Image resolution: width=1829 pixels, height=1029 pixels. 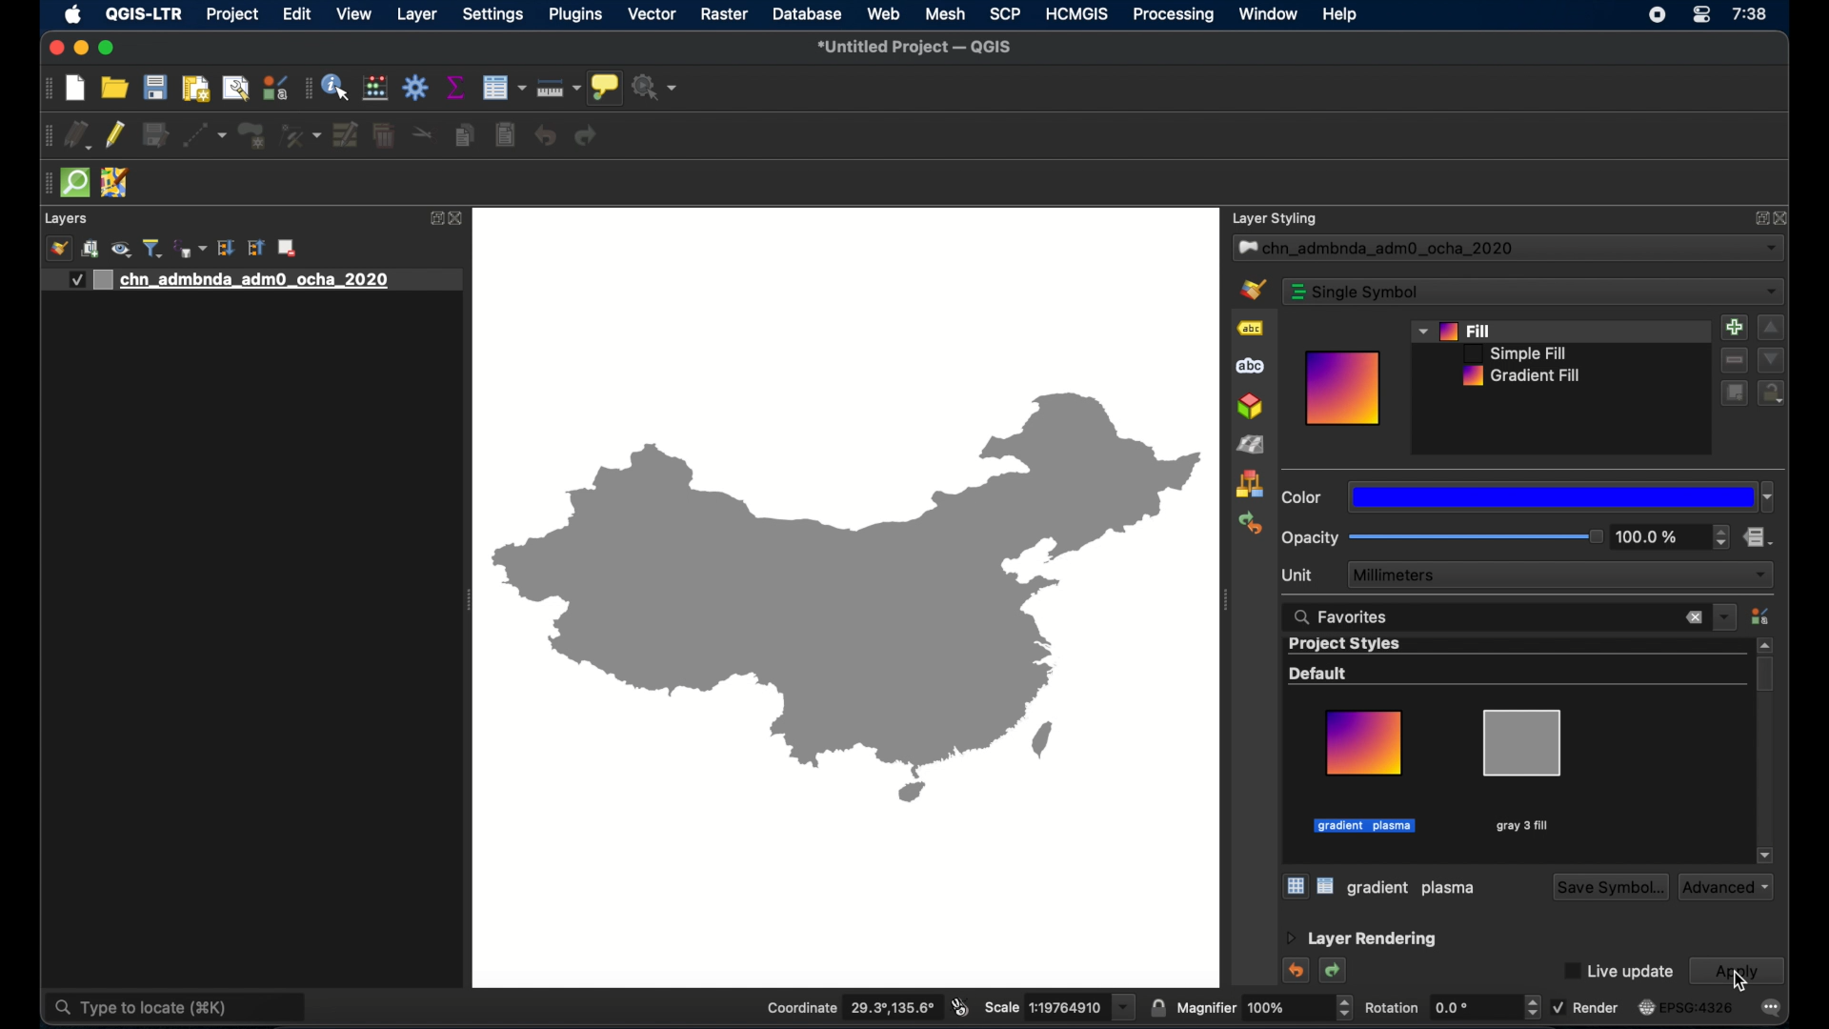 I want to click on vector, so click(x=653, y=13).